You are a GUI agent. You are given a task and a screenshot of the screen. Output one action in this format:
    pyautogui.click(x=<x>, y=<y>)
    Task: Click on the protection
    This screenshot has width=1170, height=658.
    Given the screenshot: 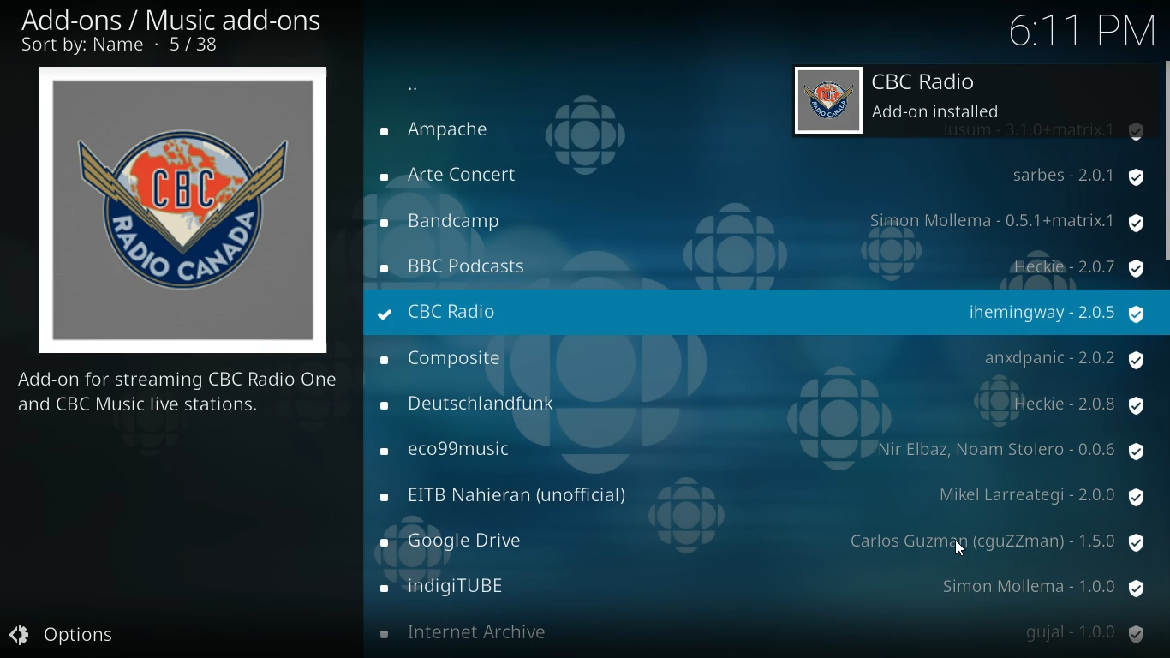 What is the action you would take?
    pyautogui.click(x=1000, y=452)
    